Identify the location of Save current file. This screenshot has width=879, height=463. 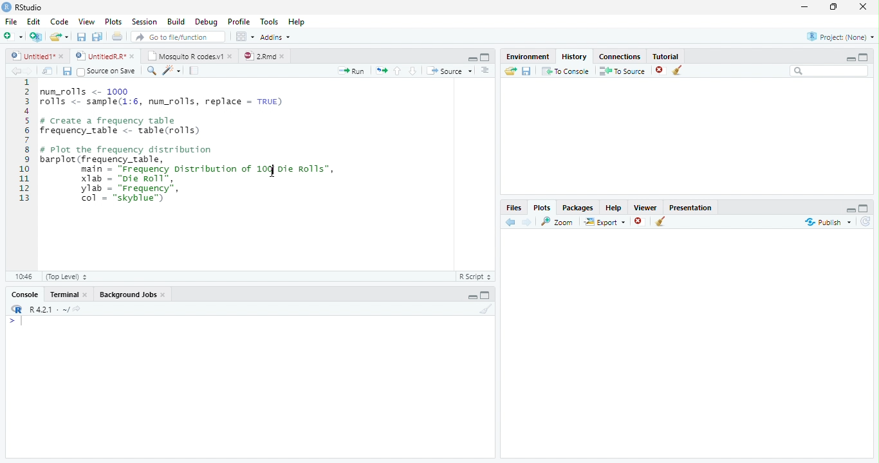
(81, 37).